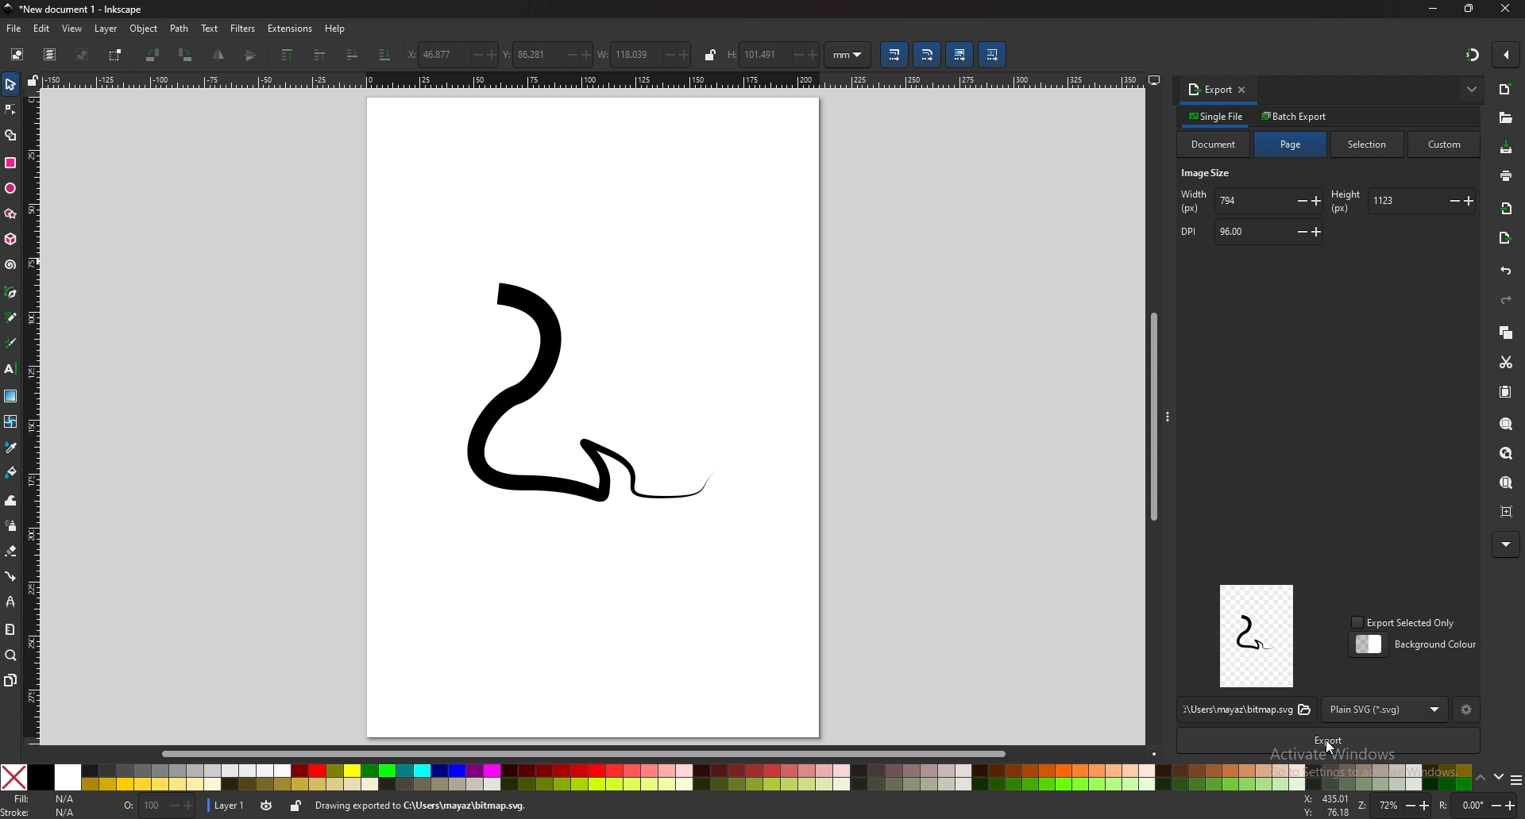 This screenshot has width=1525, height=819. What do you see at coordinates (16, 55) in the screenshot?
I see `select all objects` at bounding box center [16, 55].